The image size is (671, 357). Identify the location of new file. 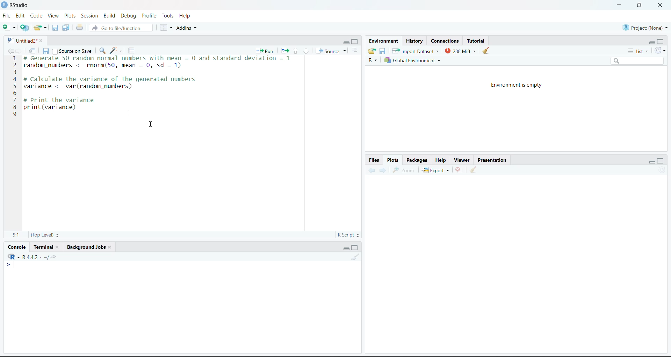
(9, 27).